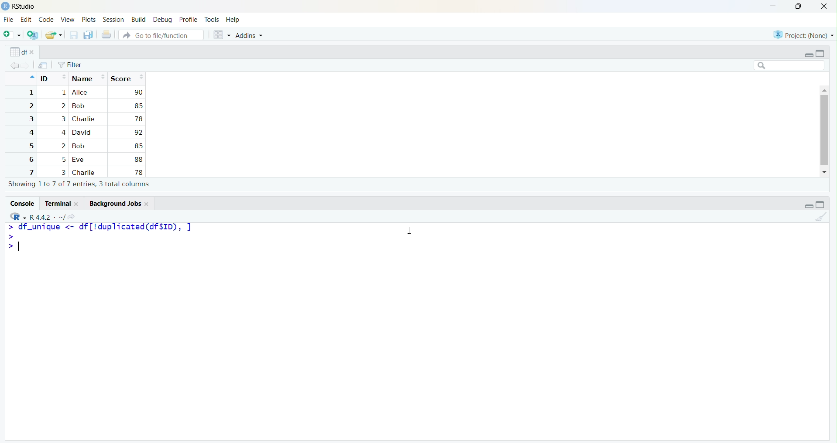 The image size is (837, 443). Describe the element at coordinates (43, 65) in the screenshot. I see `file` at that location.